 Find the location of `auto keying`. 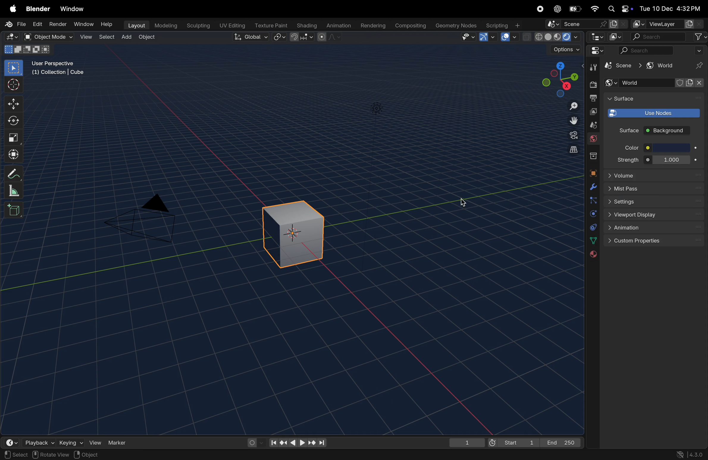

auto keying is located at coordinates (254, 442).